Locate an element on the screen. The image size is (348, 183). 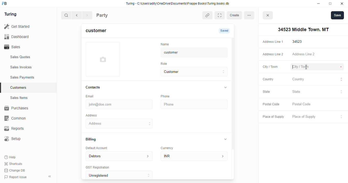
copy link is located at coordinates (208, 16).